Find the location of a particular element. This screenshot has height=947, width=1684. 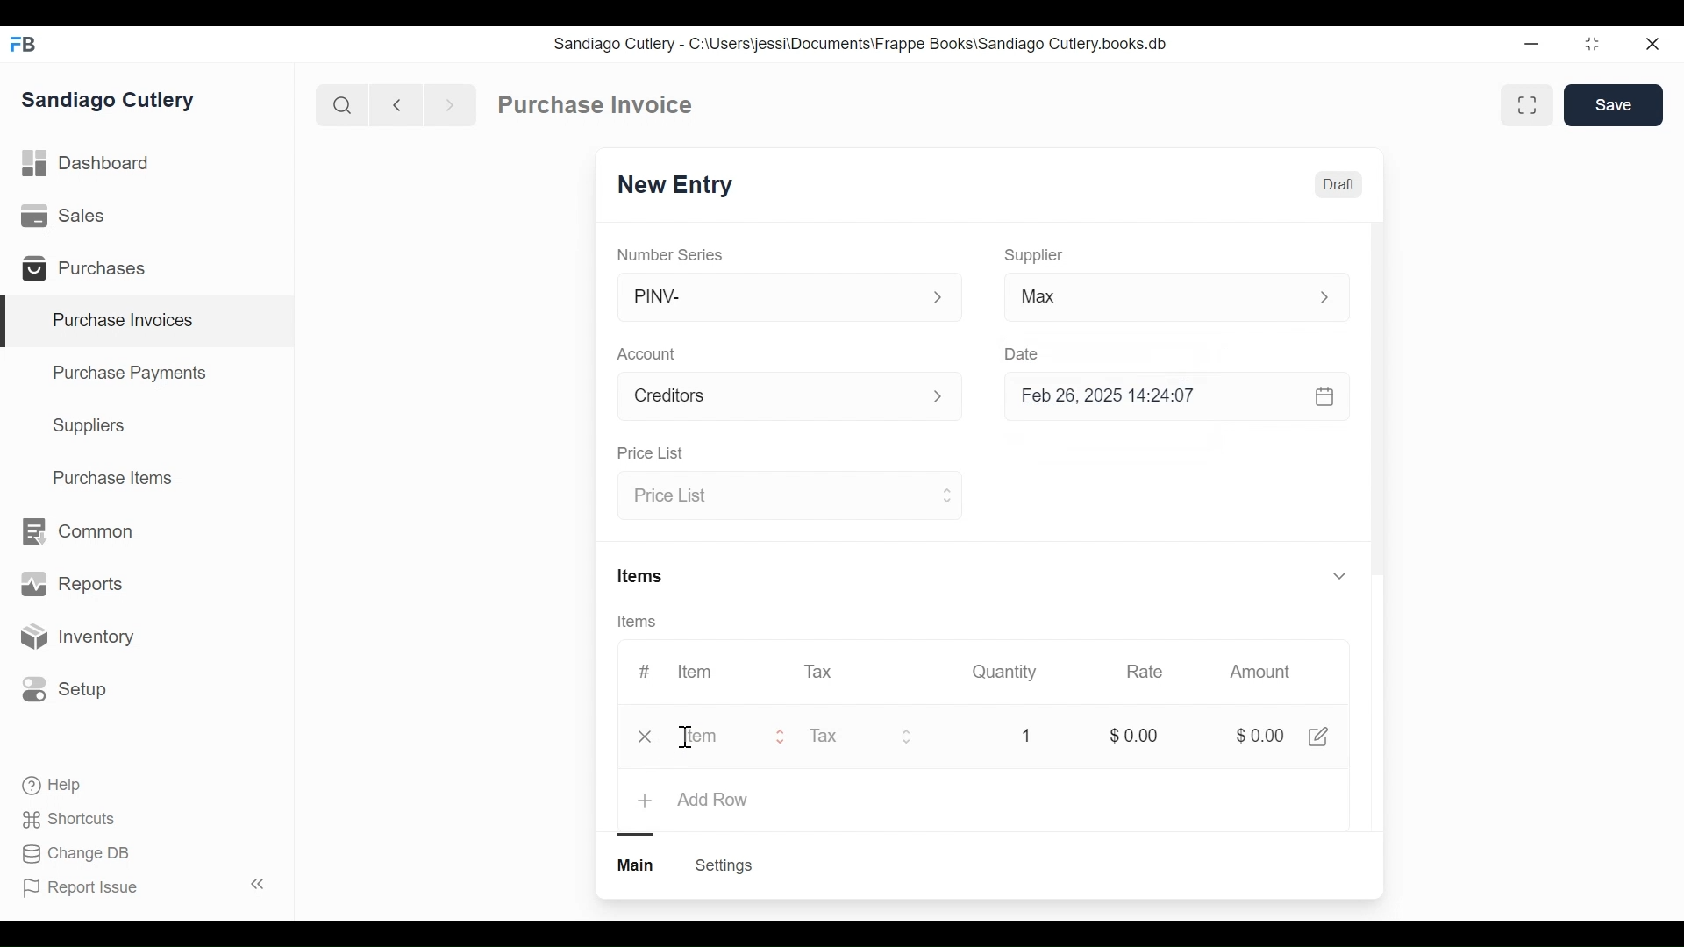

Feb 26, 2025 14:24:07 is located at coordinates (1167, 396).